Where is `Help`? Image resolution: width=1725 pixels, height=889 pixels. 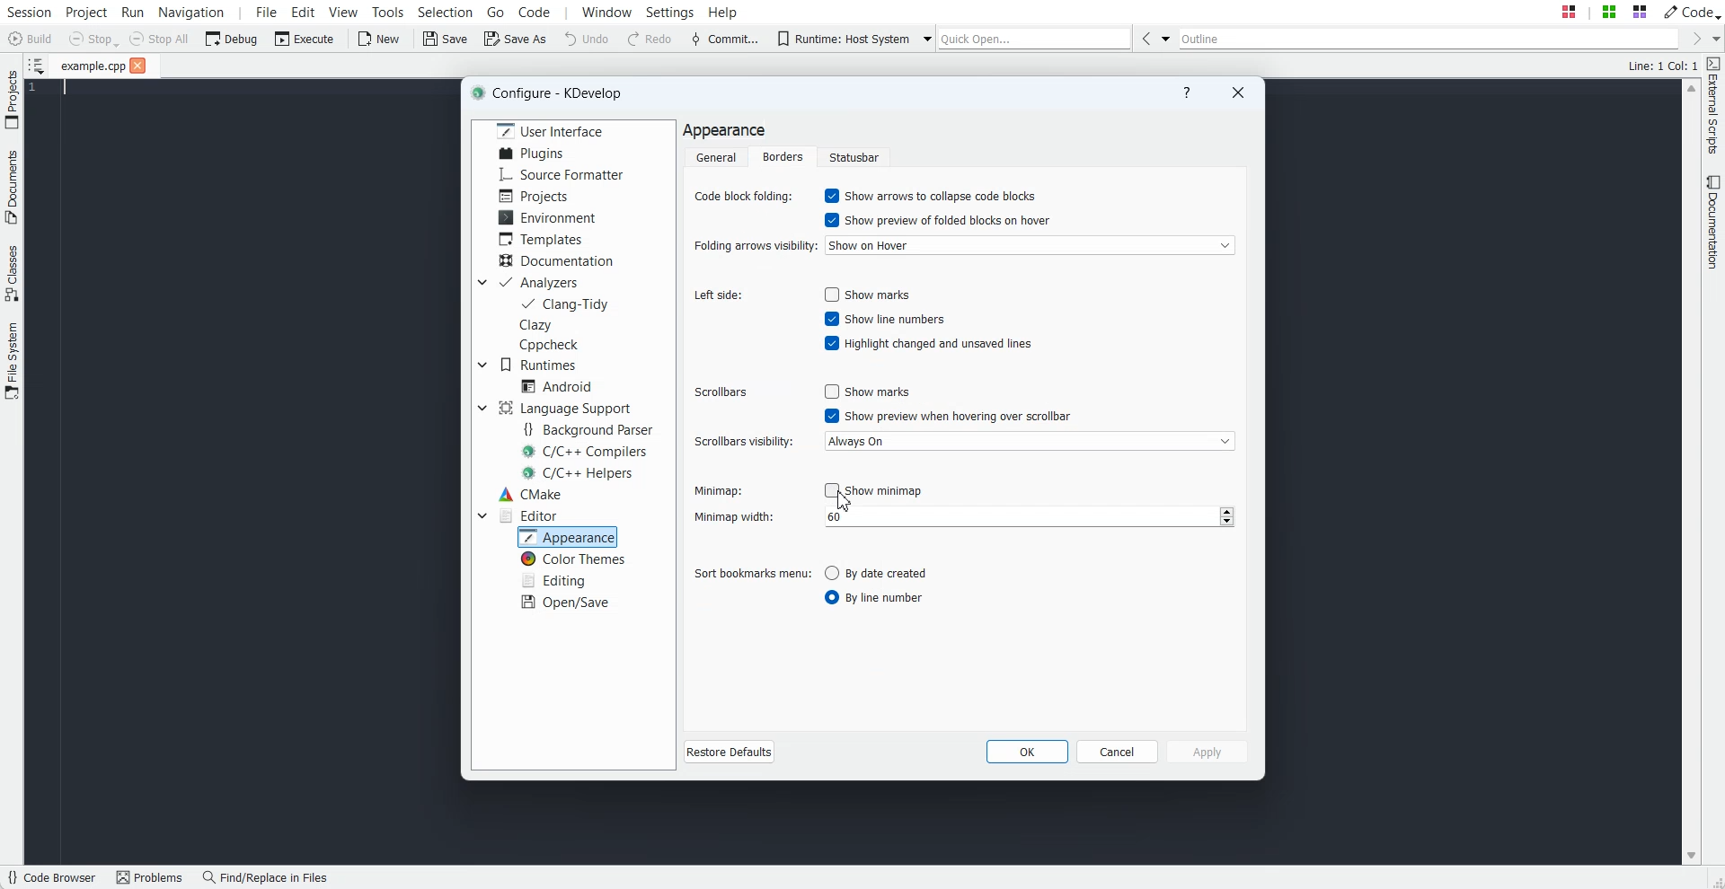
Help is located at coordinates (1187, 92).